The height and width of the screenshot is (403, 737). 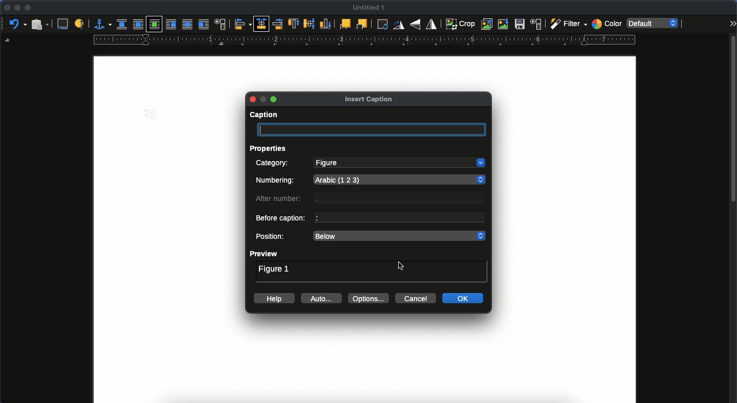 I want to click on paste, so click(x=40, y=24).